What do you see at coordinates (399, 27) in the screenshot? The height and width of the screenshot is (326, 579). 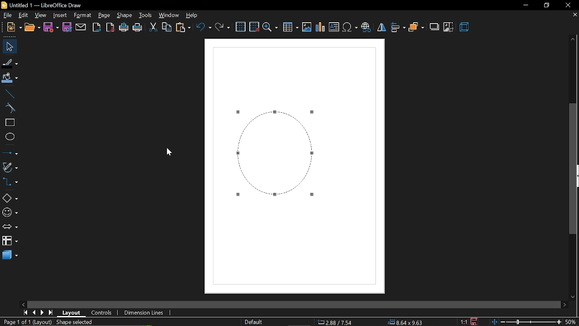 I see `align` at bounding box center [399, 27].